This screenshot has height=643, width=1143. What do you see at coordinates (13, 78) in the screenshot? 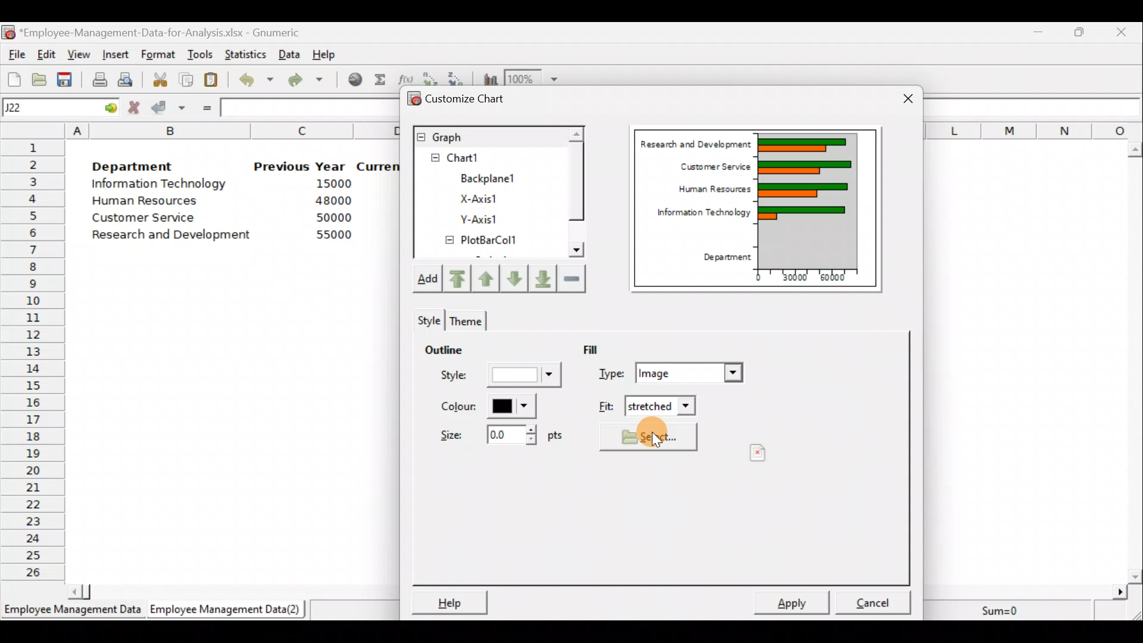
I see `Create a new workbook` at bounding box center [13, 78].